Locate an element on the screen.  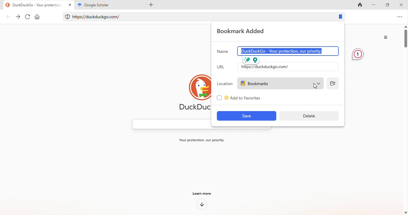
option is located at coordinates (387, 37).